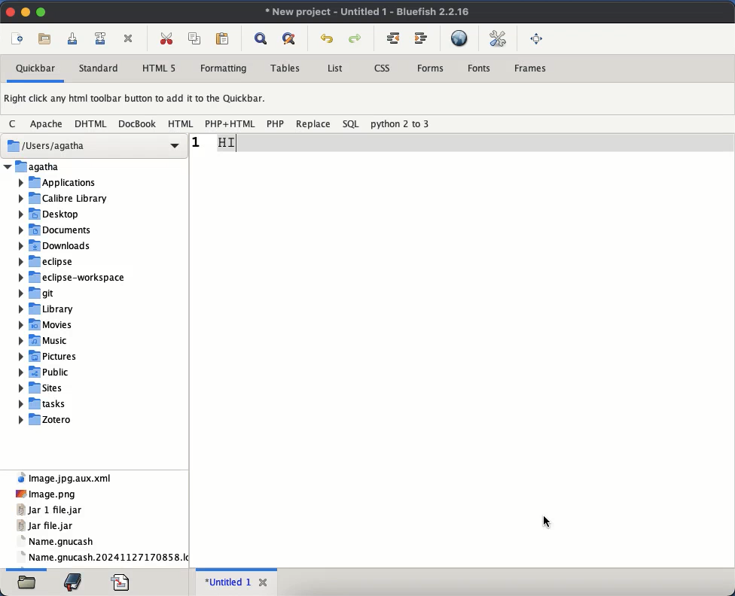 Image resolution: width=735 pixels, height=596 pixels. What do you see at coordinates (356, 38) in the screenshot?
I see `redo` at bounding box center [356, 38].